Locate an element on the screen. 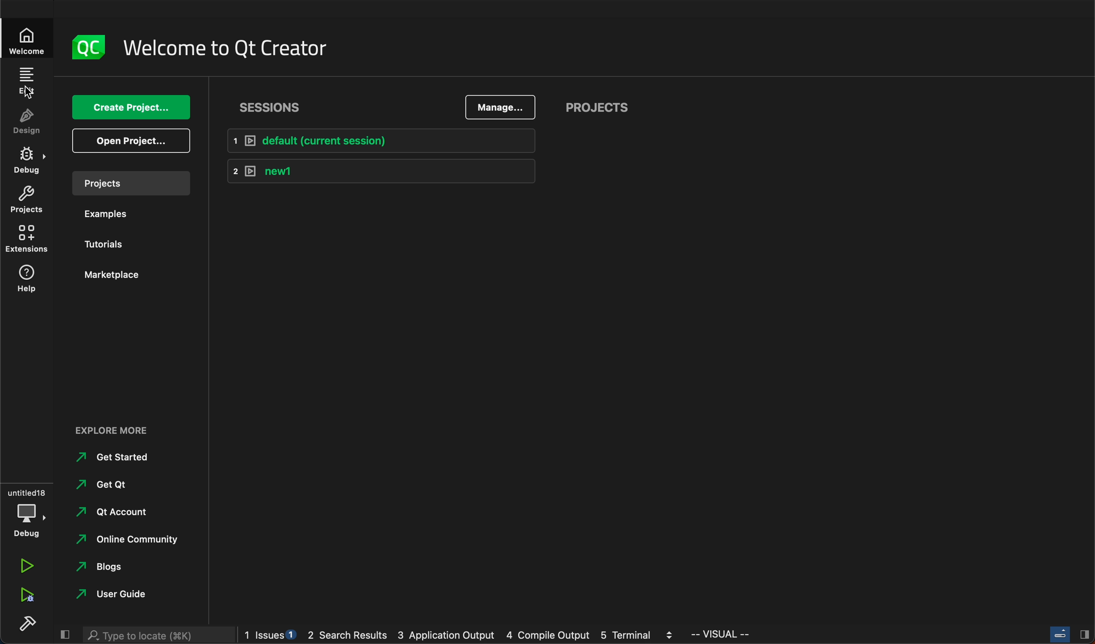 Image resolution: width=1095 pixels, height=644 pixels. issues is located at coordinates (267, 636).